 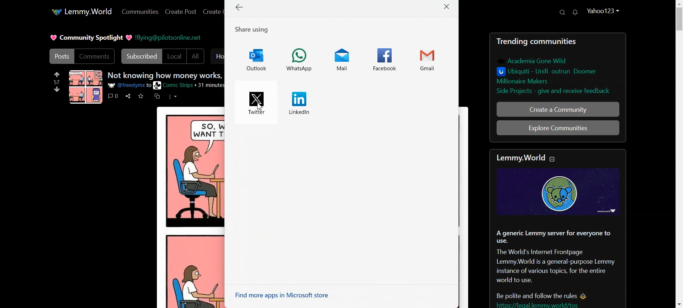 What do you see at coordinates (91, 38) in the screenshot?
I see `Text` at bounding box center [91, 38].